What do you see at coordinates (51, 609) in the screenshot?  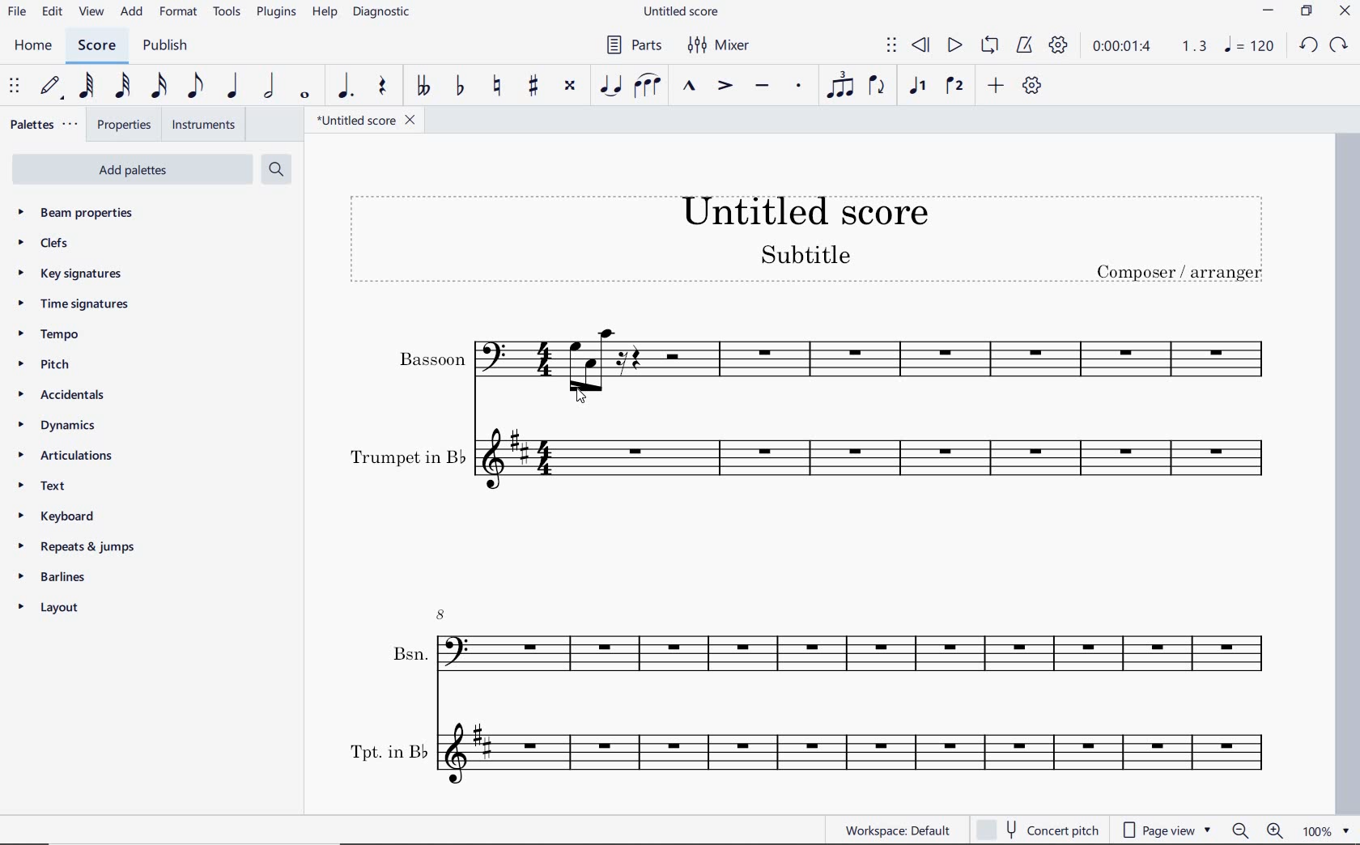 I see `layout` at bounding box center [51, 609].